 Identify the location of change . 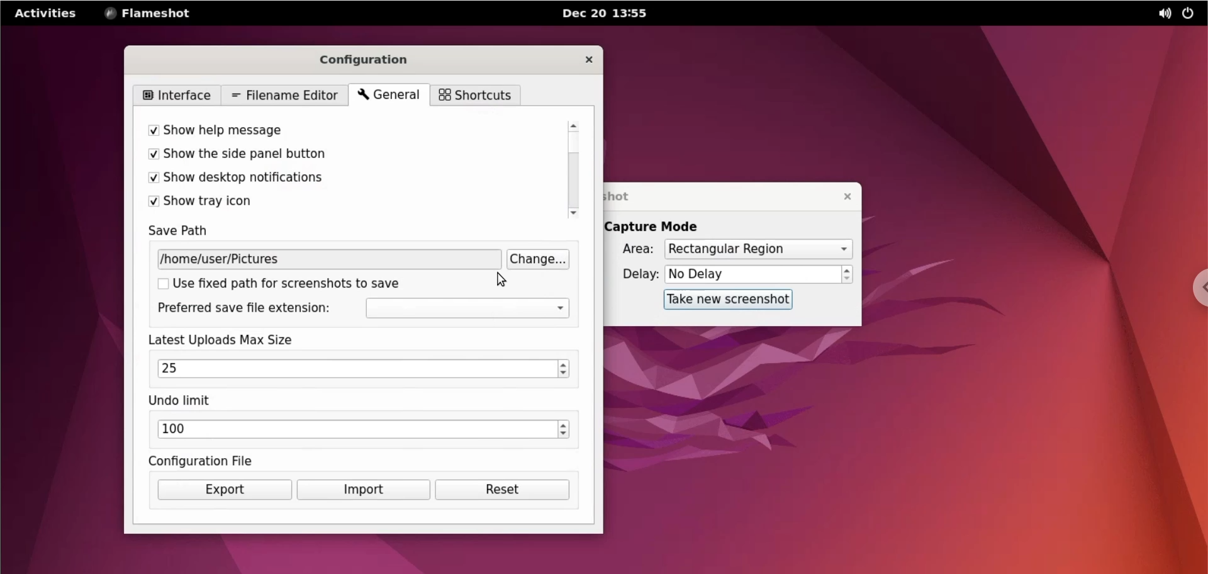
(538, 260).